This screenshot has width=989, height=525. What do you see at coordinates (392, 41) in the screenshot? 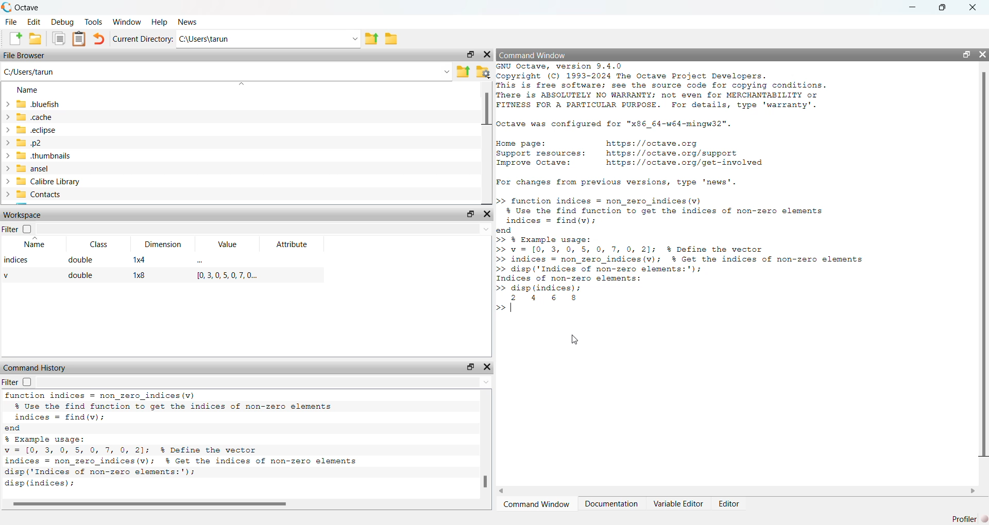
I see `folder` at bounding box center [392, 41].